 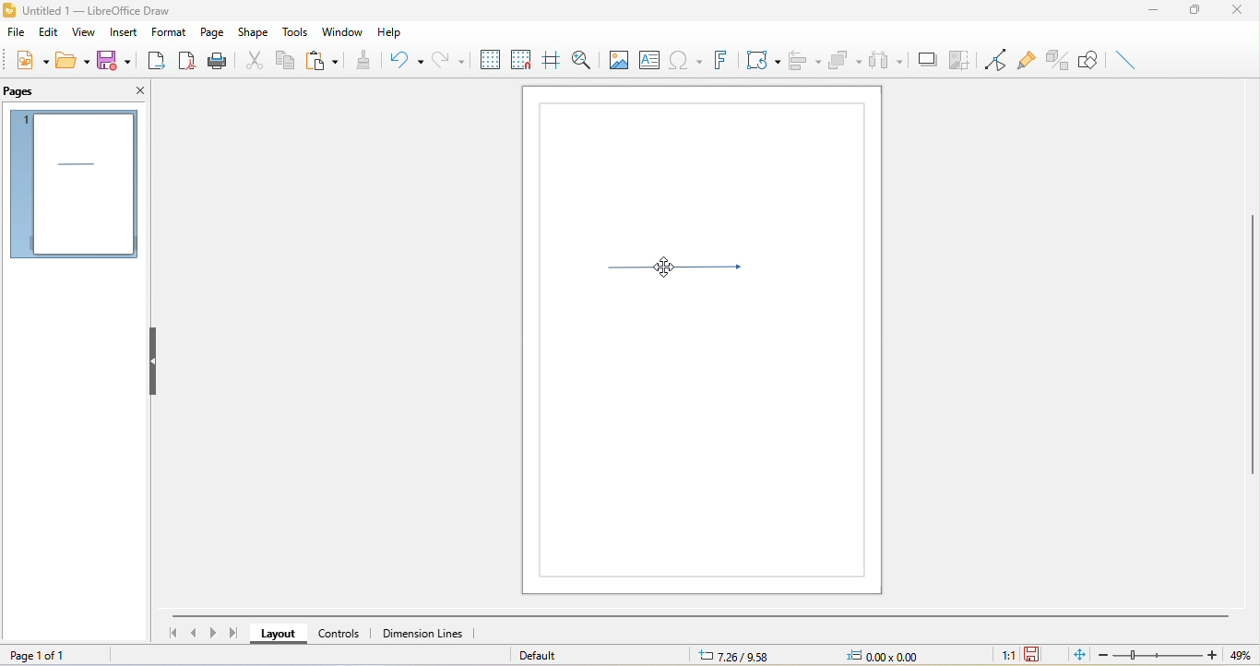 What do you see at coordinates (761, 61) in the screenshot?
I see `transformation` at bounding box center [761, 61].